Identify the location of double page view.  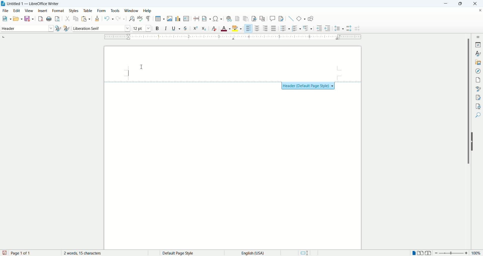
(420, 253).